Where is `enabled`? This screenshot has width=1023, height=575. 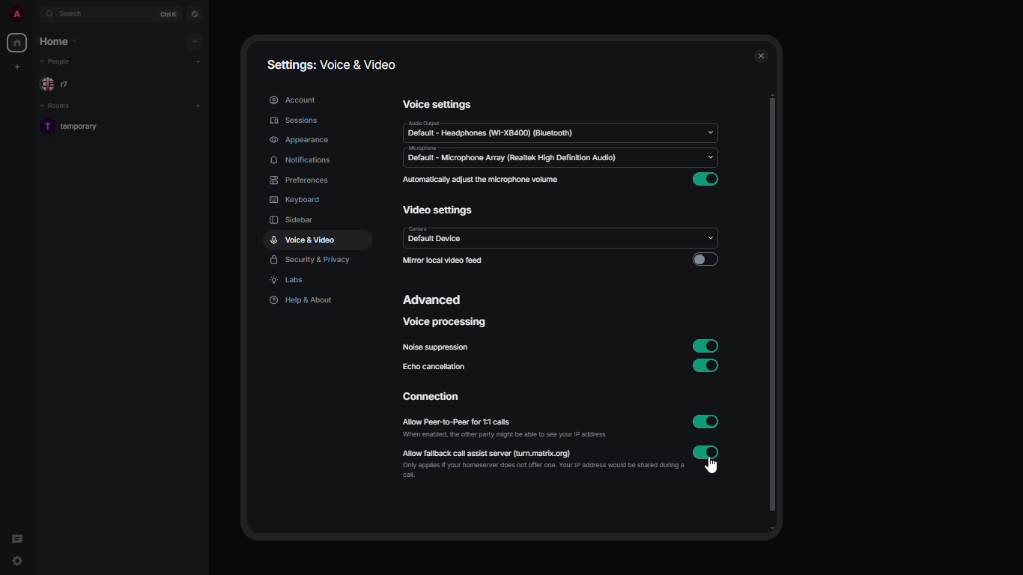
enabled is located at coordinates (706, 422).